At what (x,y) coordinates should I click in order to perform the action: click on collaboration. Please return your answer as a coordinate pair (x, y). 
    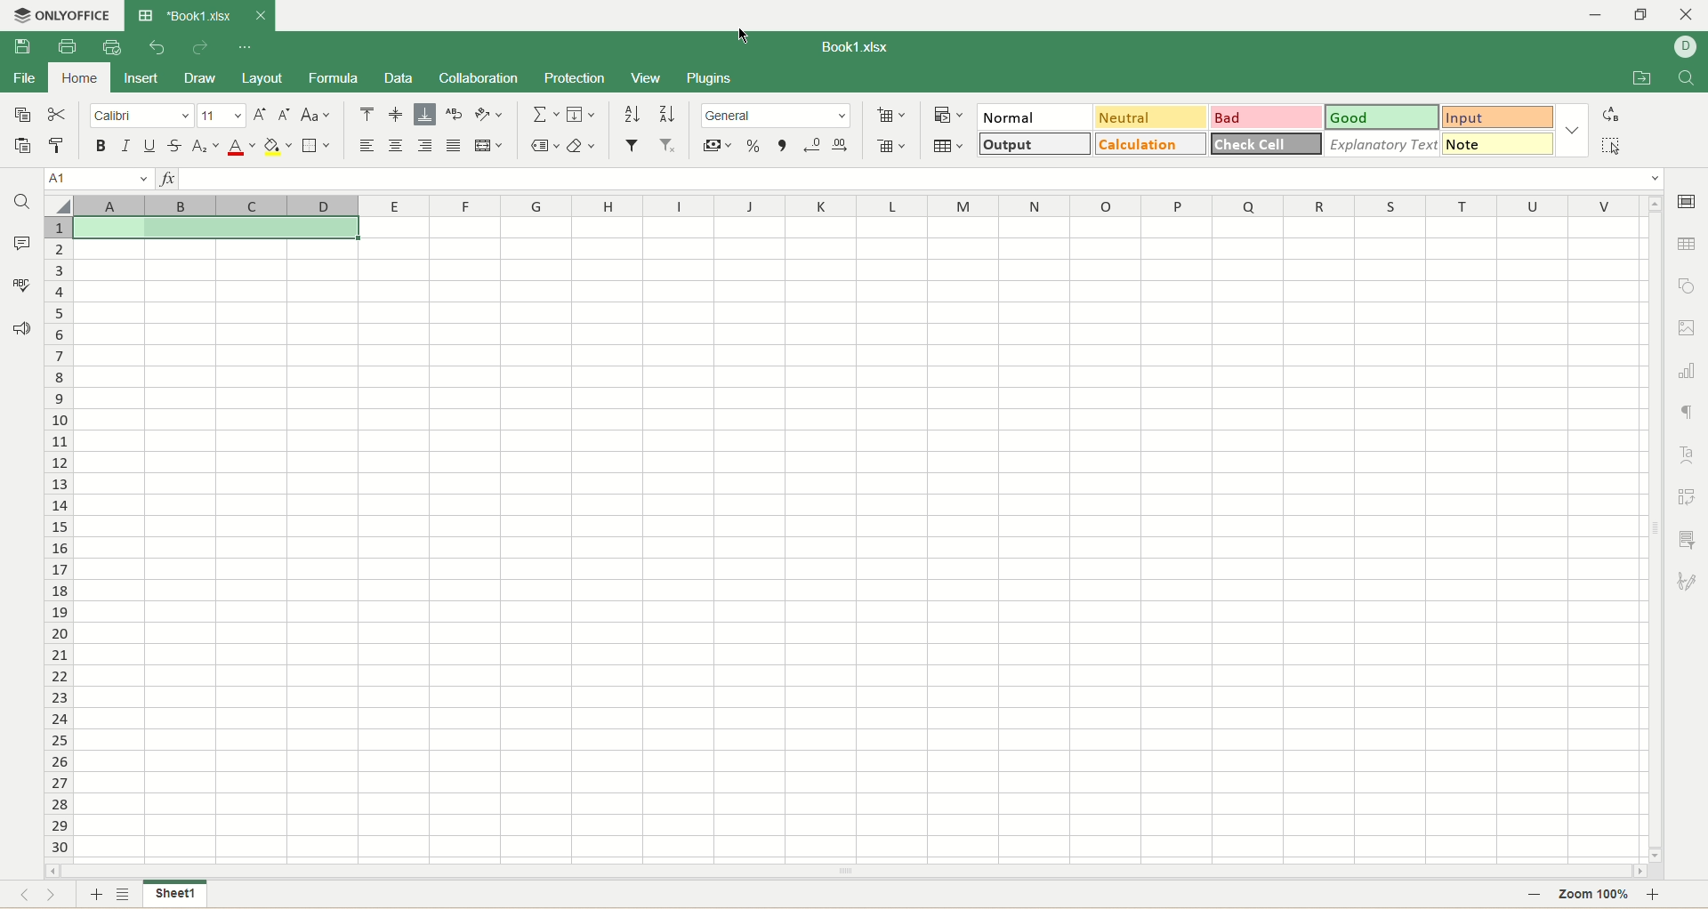
    Looking at the image, I should click on (481, 79).